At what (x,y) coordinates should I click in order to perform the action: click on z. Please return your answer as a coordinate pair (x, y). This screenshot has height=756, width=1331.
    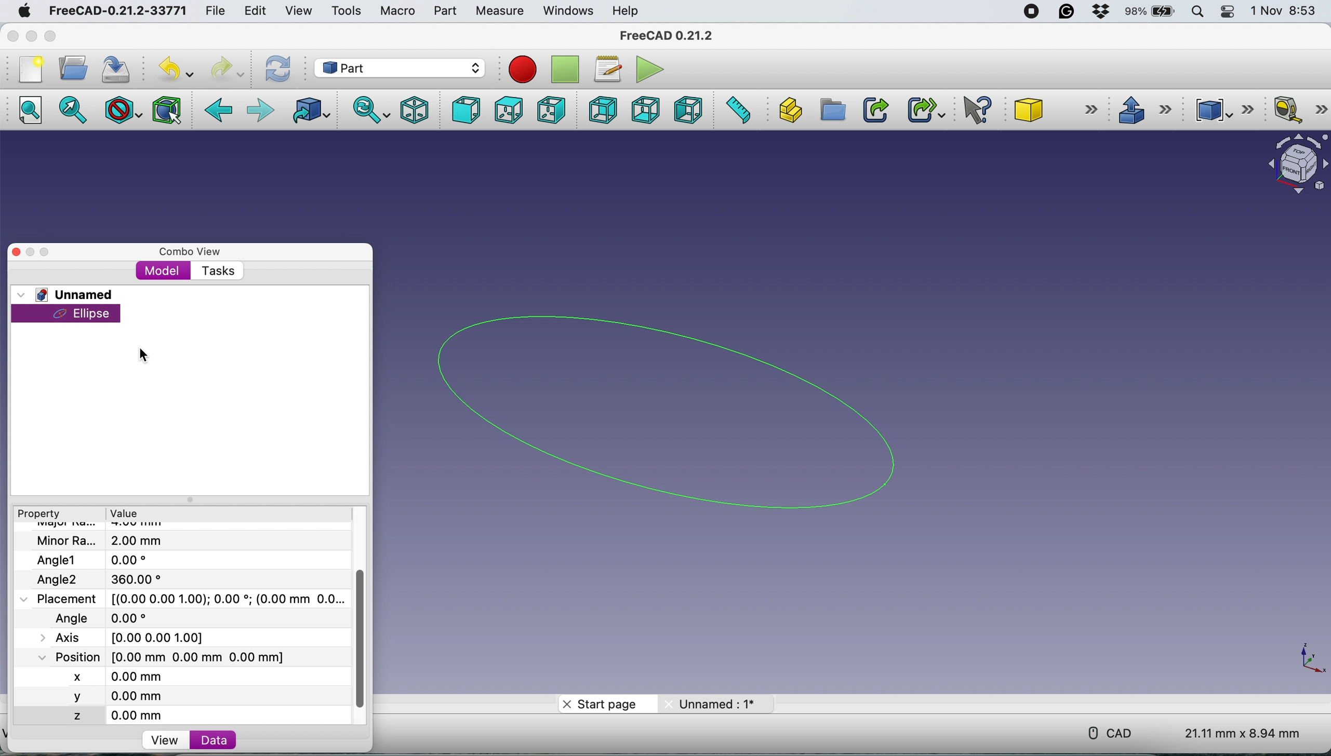
    Looking at the image, I should click on (107, 714).